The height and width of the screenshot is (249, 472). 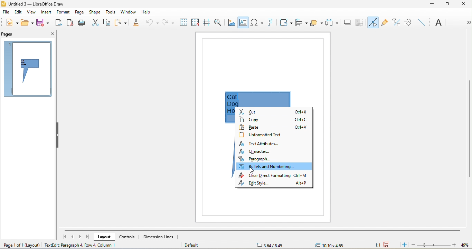 I want to click on cut, so click(x=274, y=112).